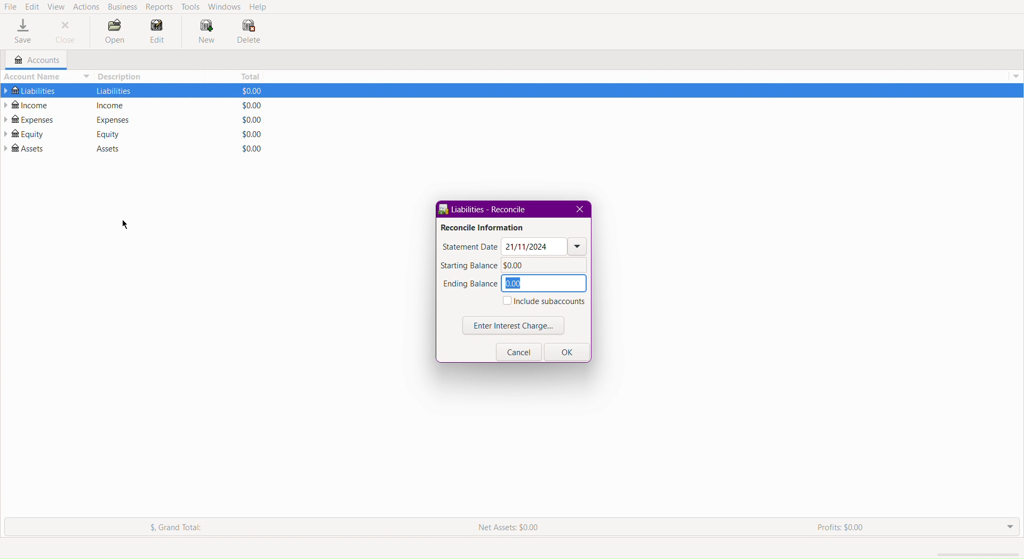 The image size is (1024, 559). What do you see at coordinates (205, 33) in the screenshot?
I see `New` at bounding box center [205, 33].